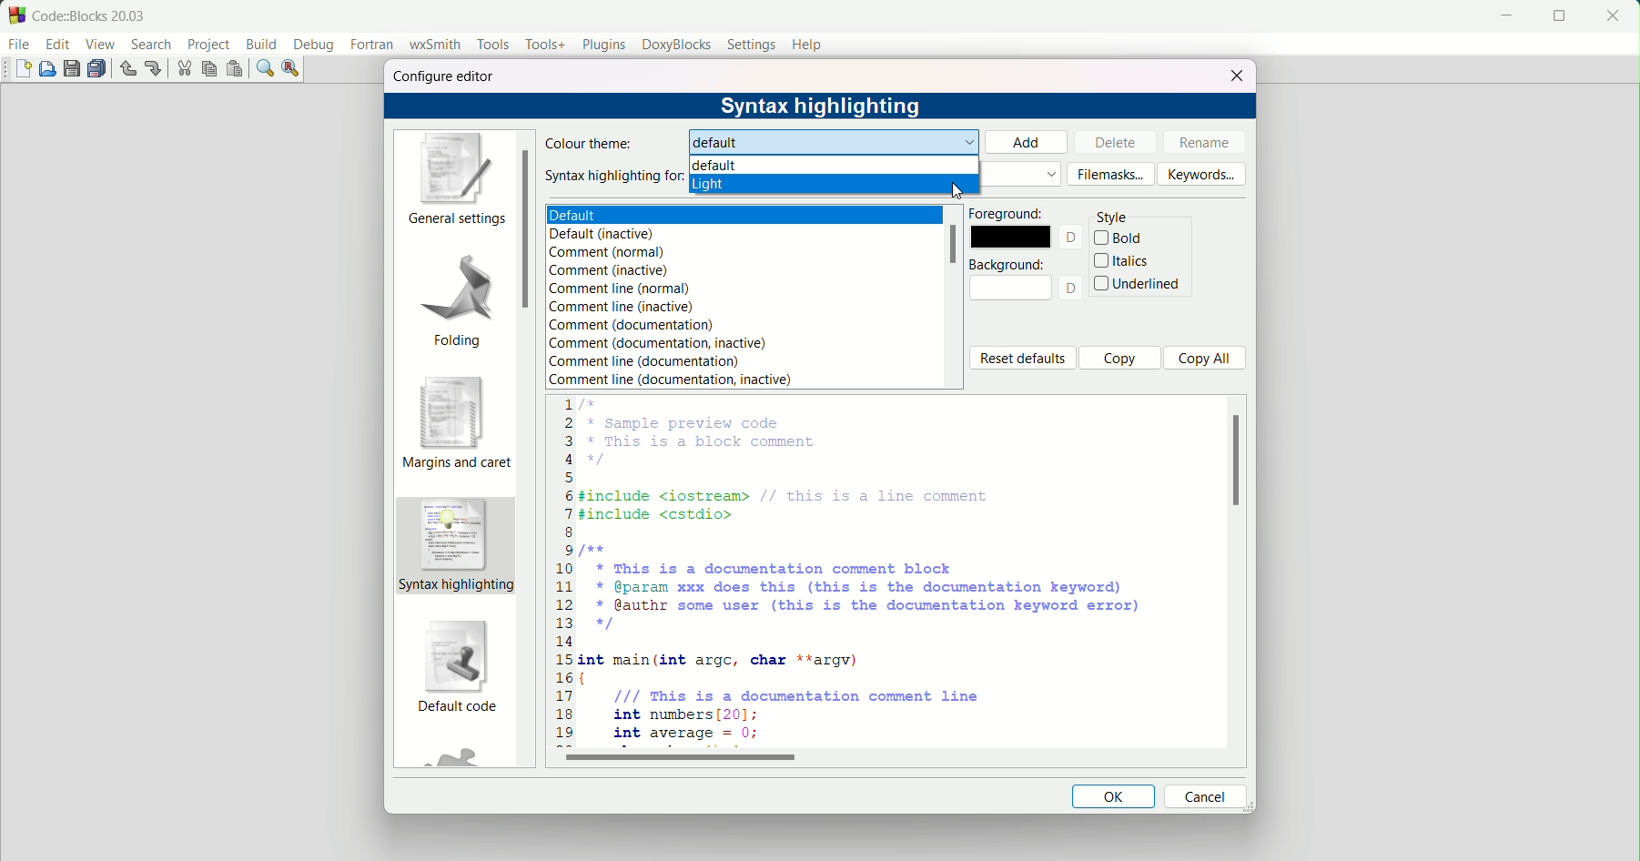  Describe the element at coordinates (956, 246) in the screenshot. I see `scrollbar` at that location.